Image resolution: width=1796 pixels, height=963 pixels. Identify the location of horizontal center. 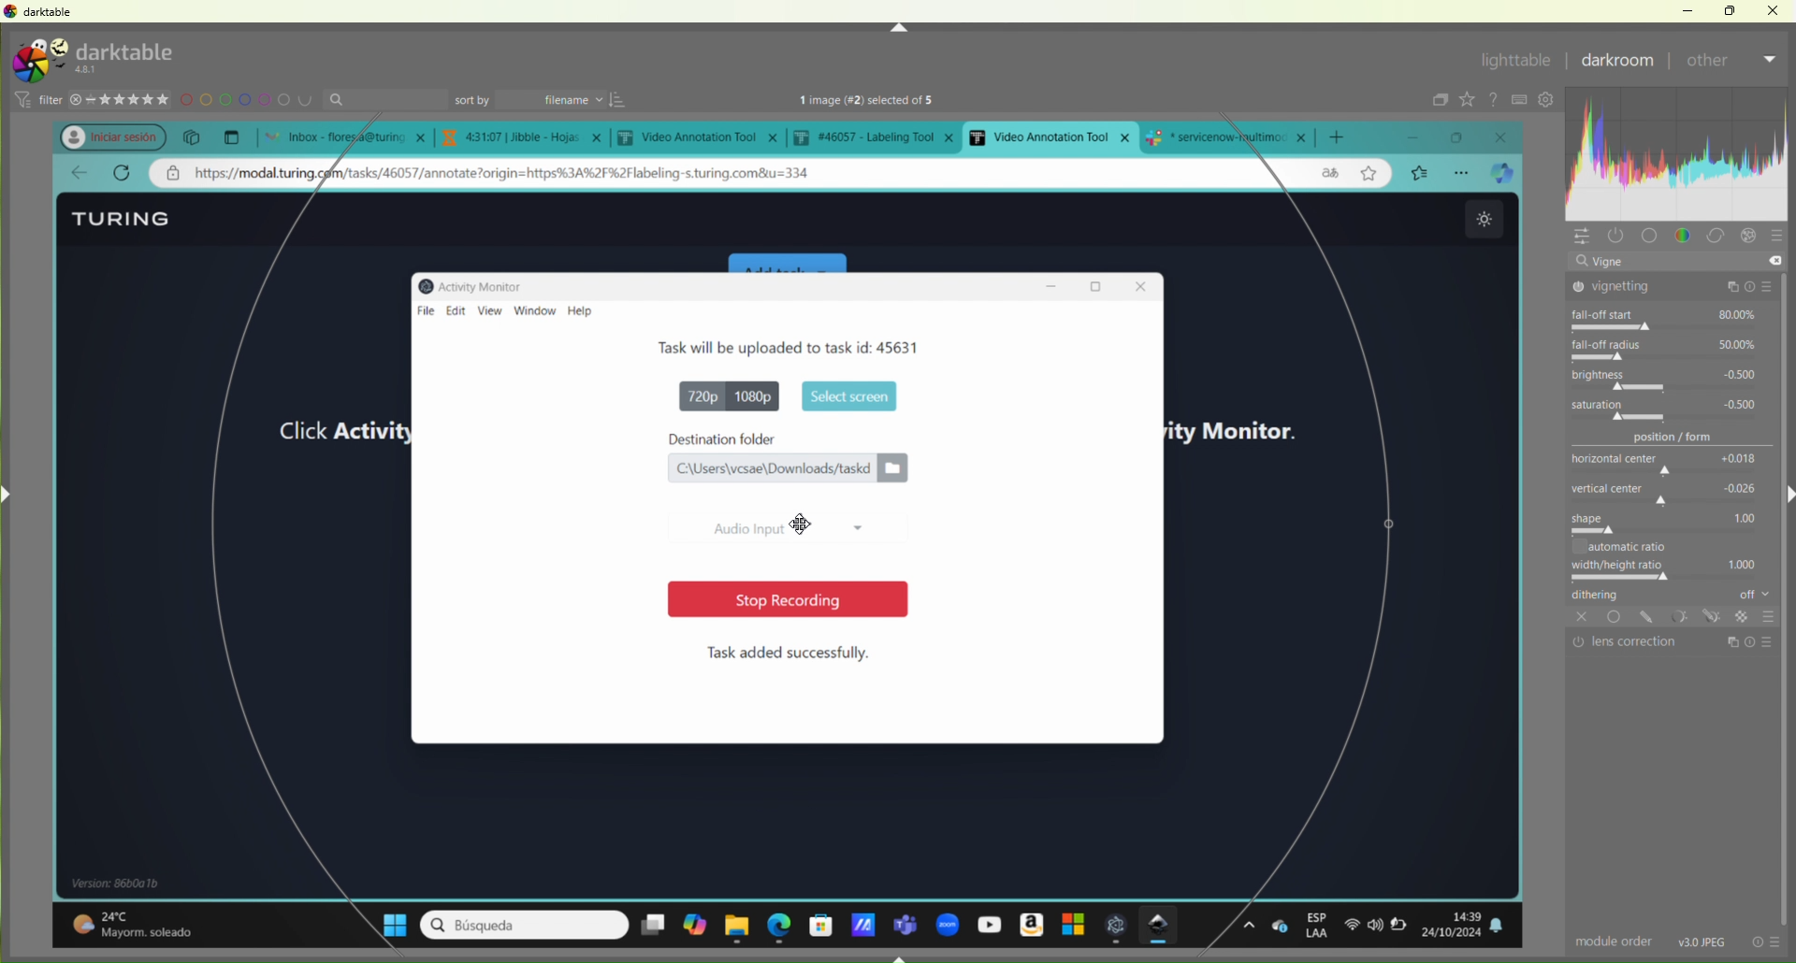
(1673, 458).